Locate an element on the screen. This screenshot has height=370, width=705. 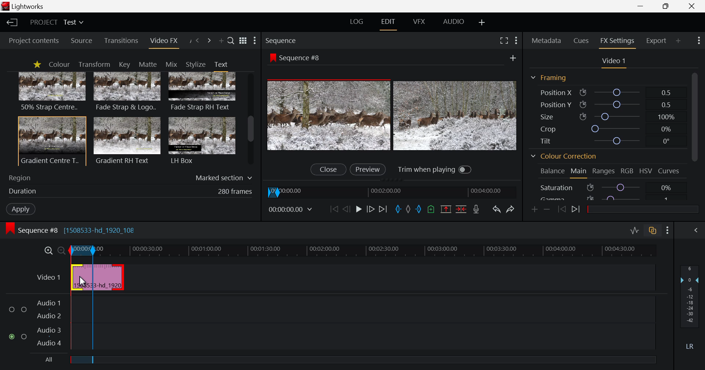
Saturation is located at coordinates (605, 187).